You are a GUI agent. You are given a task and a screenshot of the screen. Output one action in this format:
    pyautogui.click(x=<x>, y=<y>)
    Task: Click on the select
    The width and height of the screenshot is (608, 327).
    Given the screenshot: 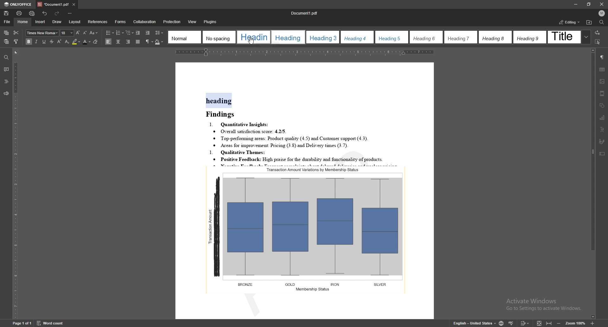 What is the action you would take?
    pyautogui.click(x=598, y=41)
    